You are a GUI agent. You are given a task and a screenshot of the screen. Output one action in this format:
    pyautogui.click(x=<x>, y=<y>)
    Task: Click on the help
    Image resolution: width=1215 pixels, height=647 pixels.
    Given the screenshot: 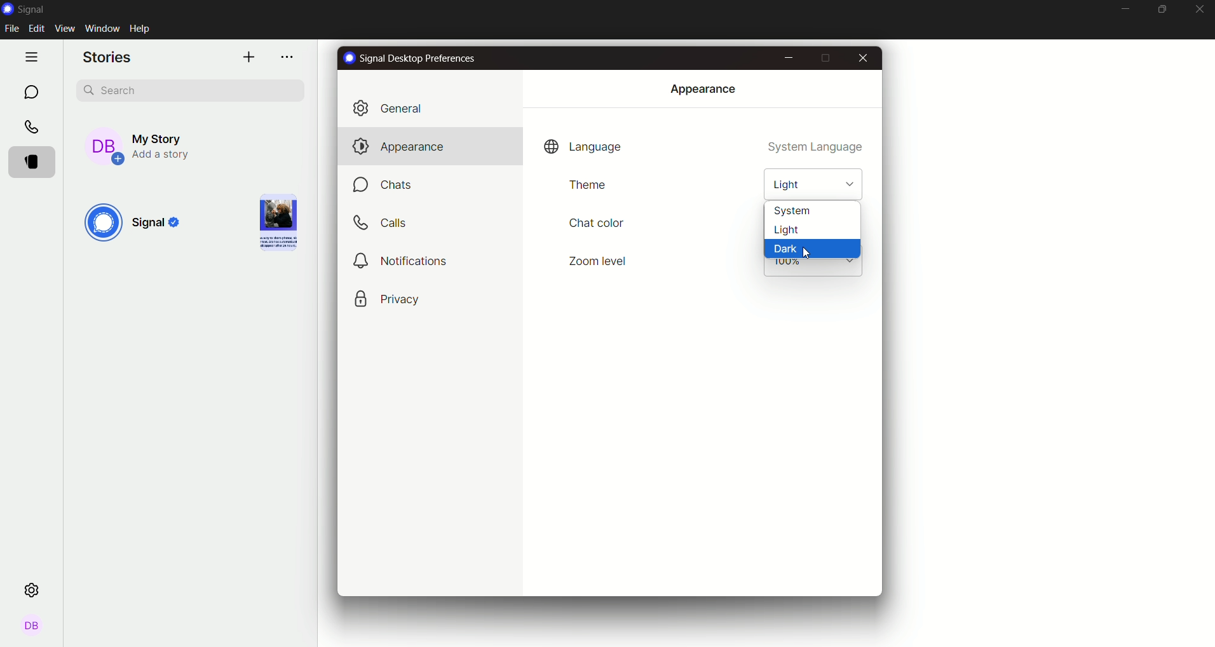 What is the action you would take?
    pyautogui.click(x=143, y=28)
    